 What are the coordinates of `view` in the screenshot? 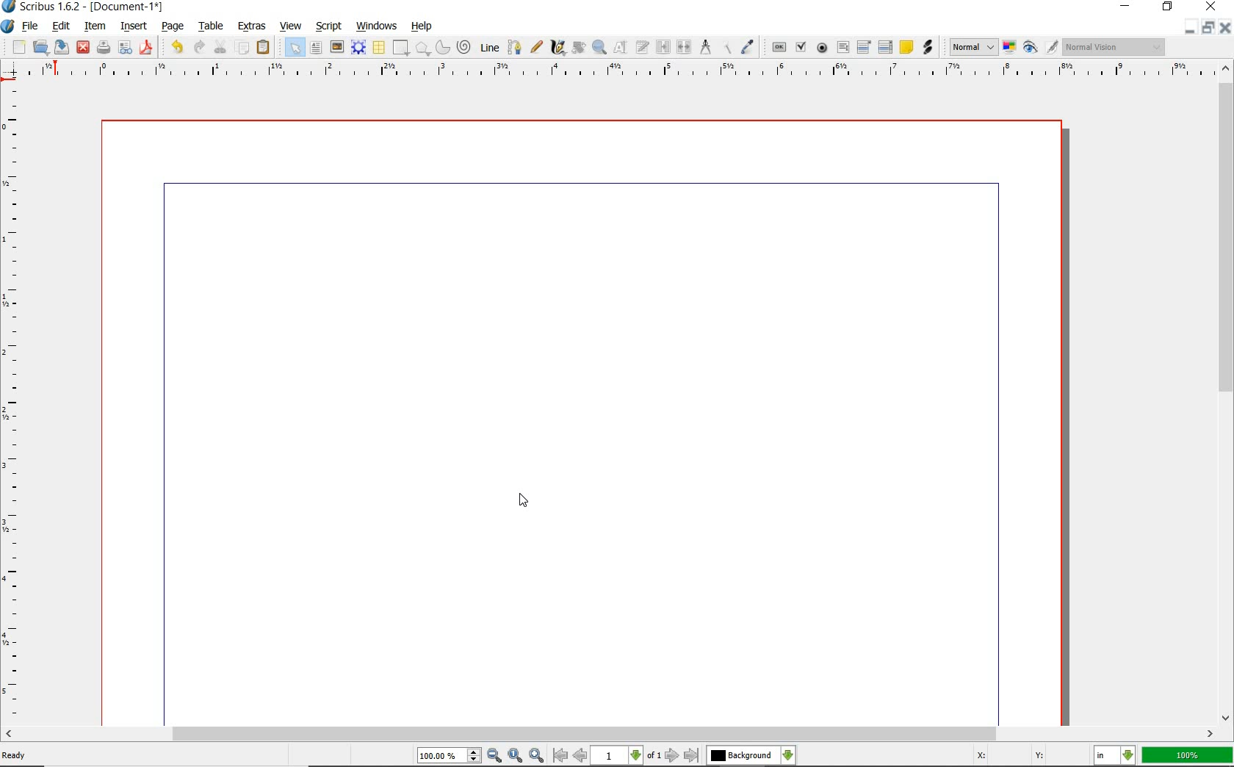 It's located at (292, 25).